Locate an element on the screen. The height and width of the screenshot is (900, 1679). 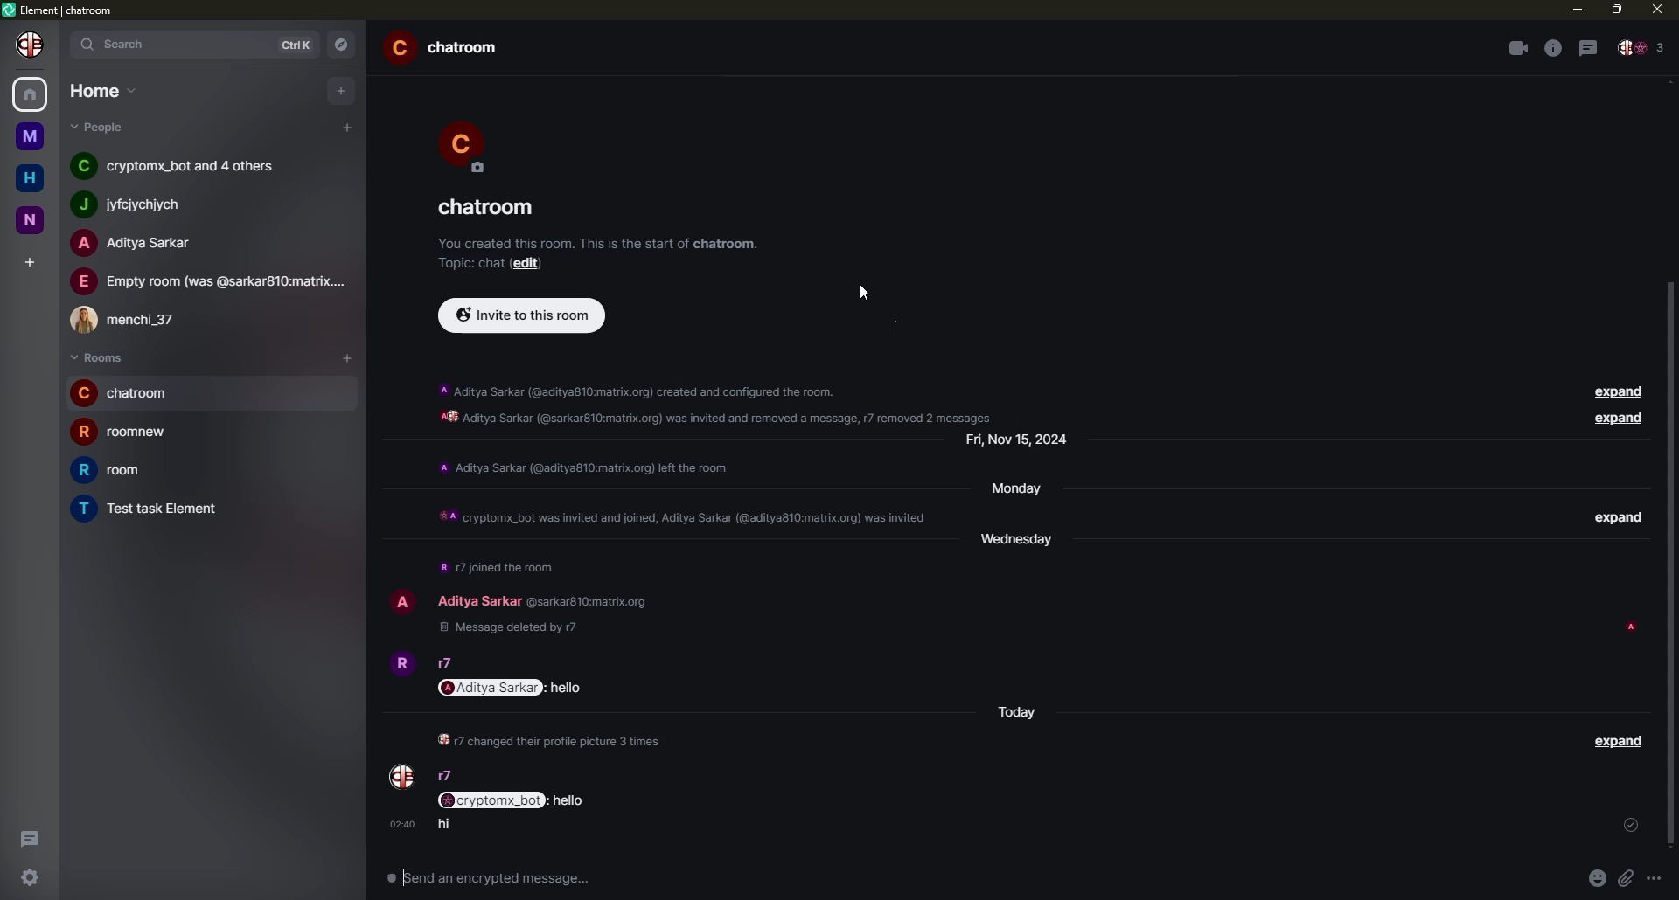
search is located at coordinates (127, 44).